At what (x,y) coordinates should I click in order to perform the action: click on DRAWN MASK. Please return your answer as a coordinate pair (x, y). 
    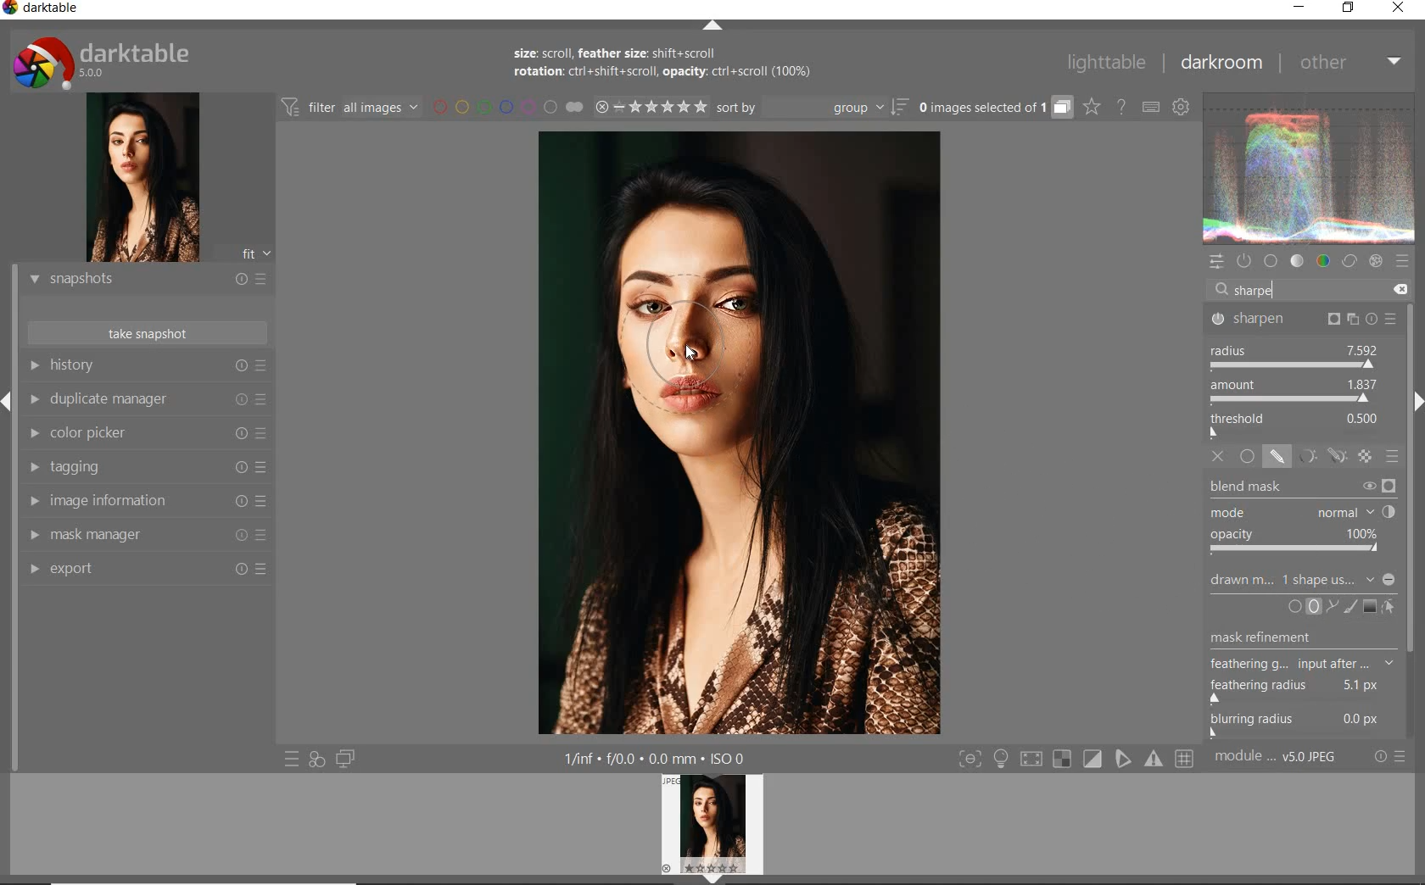
    Looking at the image, I should click on (1305, 582).